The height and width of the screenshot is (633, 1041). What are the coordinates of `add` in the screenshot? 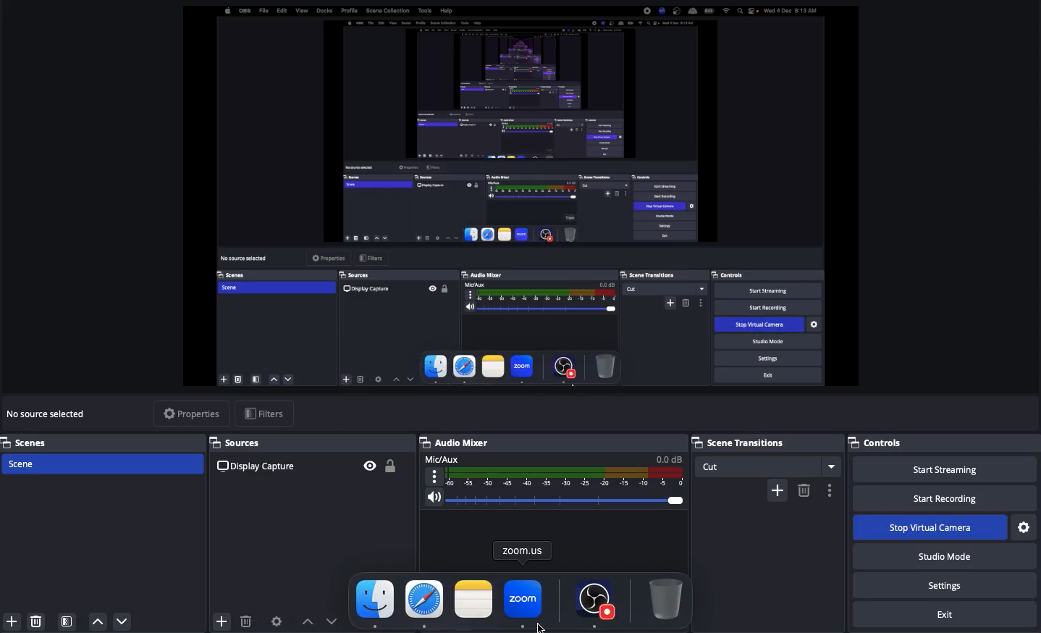 It's located at (772, 489).